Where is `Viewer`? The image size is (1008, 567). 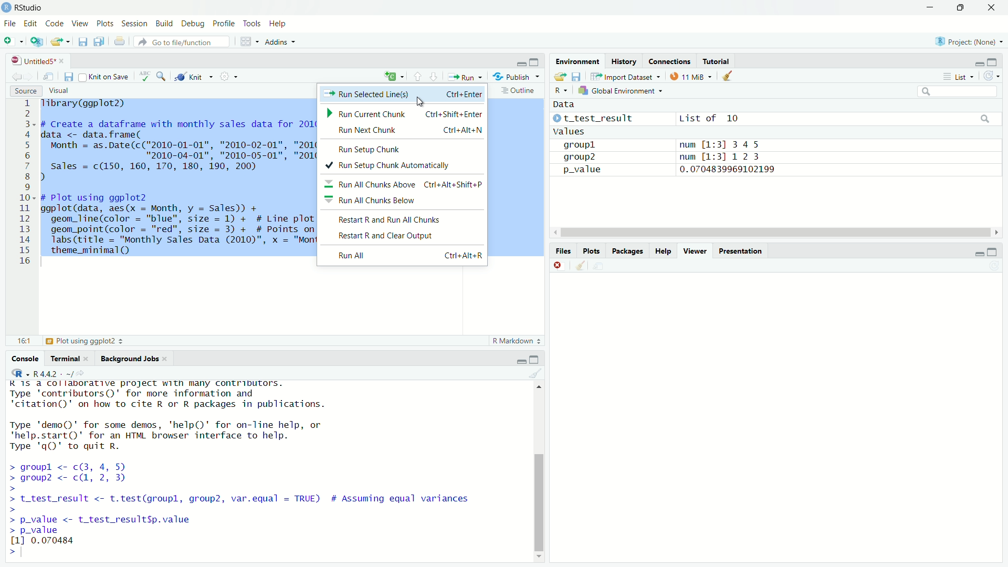
Viewer is located at coordinates (693, 250).